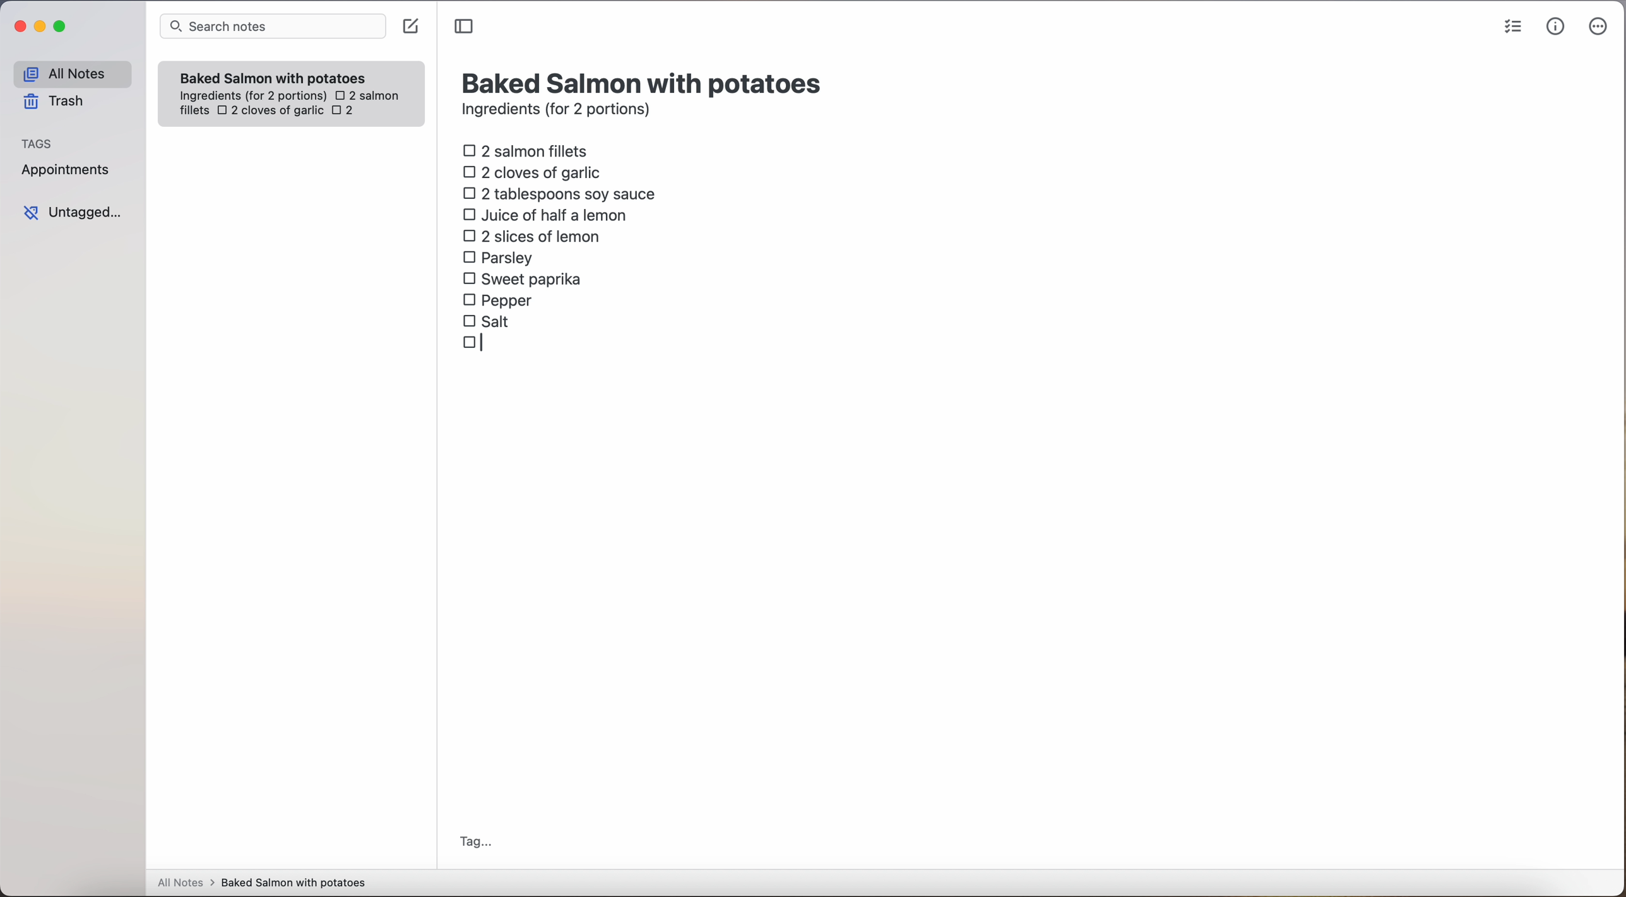  What do you see at coordinates (271, 28) in the screenshot?
I see `search bar` at bounding box center [271, 28].